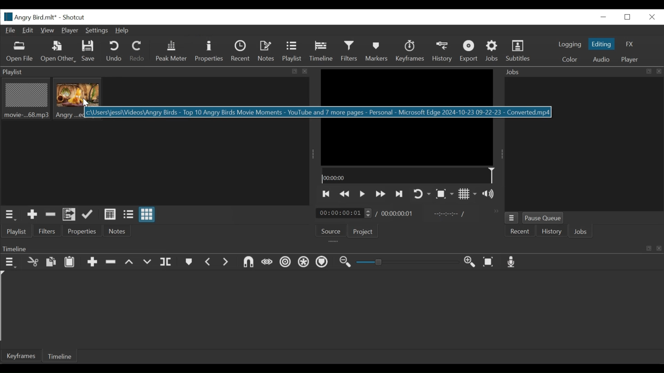  Describe the element at coordinates (409, 262) in the screenshot. I see `Slider` at that location.